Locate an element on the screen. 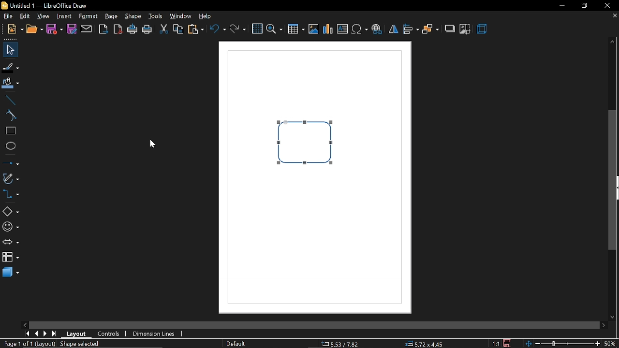 The image size is (619, 348). insert chart is located at coordinates (327, 29).